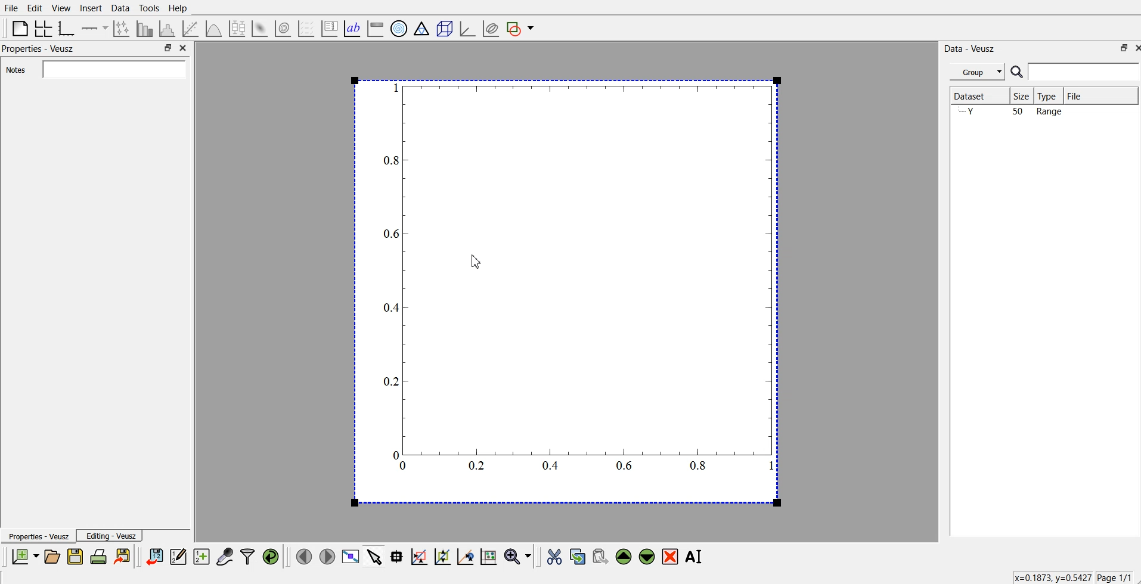 Image resolution: width=1141 pixels, height=584 pixels. Describe the element at coordinates (477, 260) in the screenshot. I see `cursor` at that location.